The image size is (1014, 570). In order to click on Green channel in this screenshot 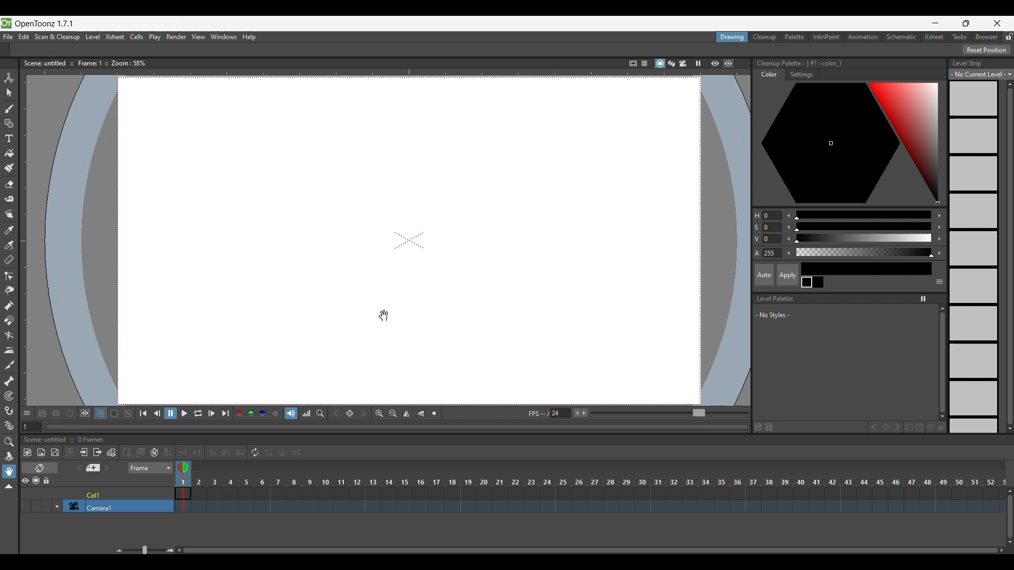, I will do `click(251, 412)`.